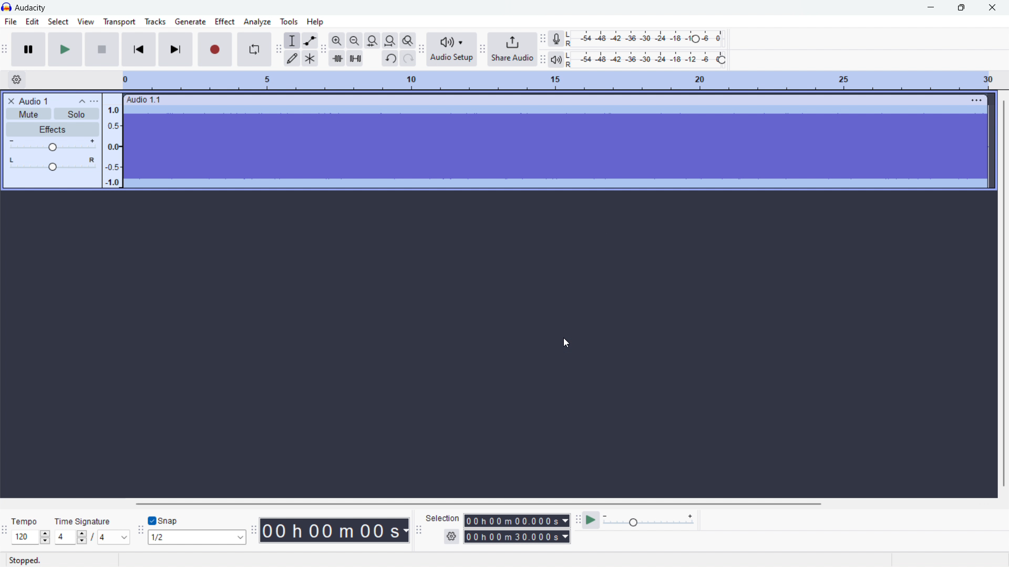 The height and width of the screenshot is (567, 1009). Describe the element at coordinates (556, 146) in the screenshot. I see `white noise track` at that location.